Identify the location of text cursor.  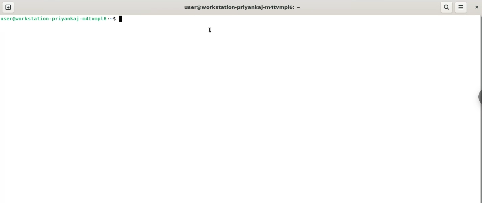
(209, 30).